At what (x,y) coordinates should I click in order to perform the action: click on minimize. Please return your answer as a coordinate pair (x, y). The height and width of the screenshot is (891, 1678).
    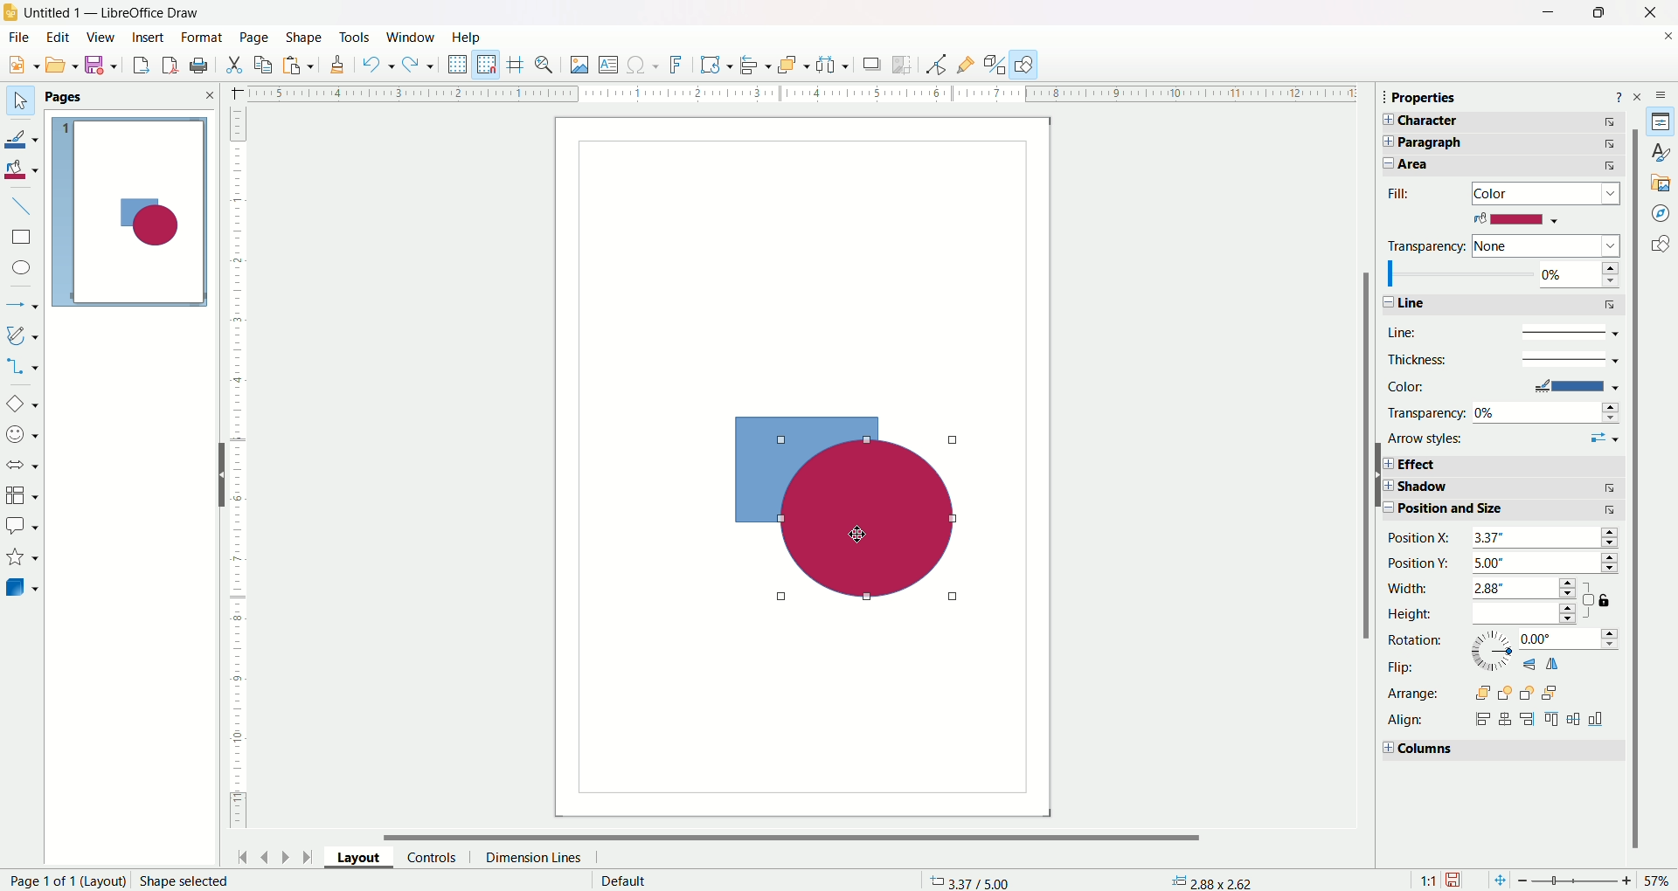
    Looking at the image, I should click on (1545, 14).